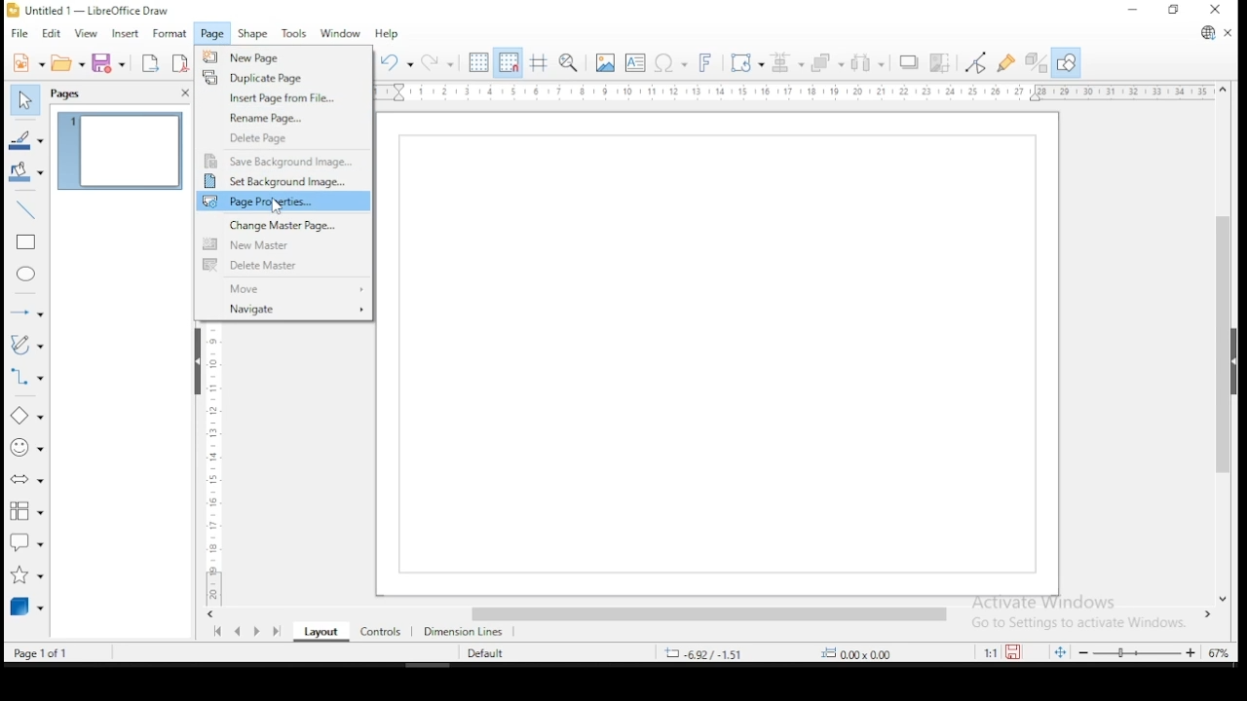 This screenshot has width=1247, height=701. I want to click on insert image, so click(605, 62).